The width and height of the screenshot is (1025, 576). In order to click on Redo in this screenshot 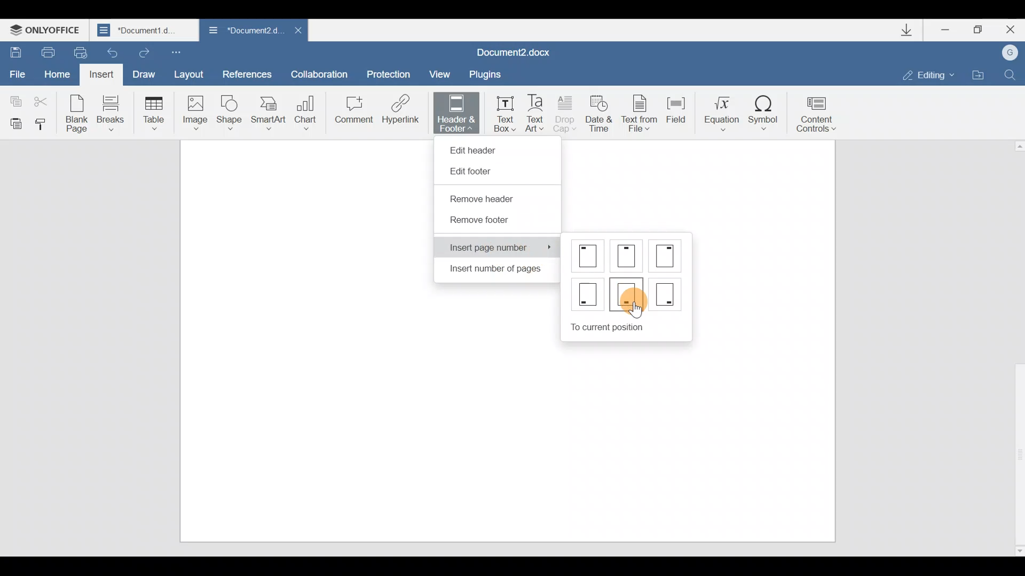, I will do `click(145, 54)`.